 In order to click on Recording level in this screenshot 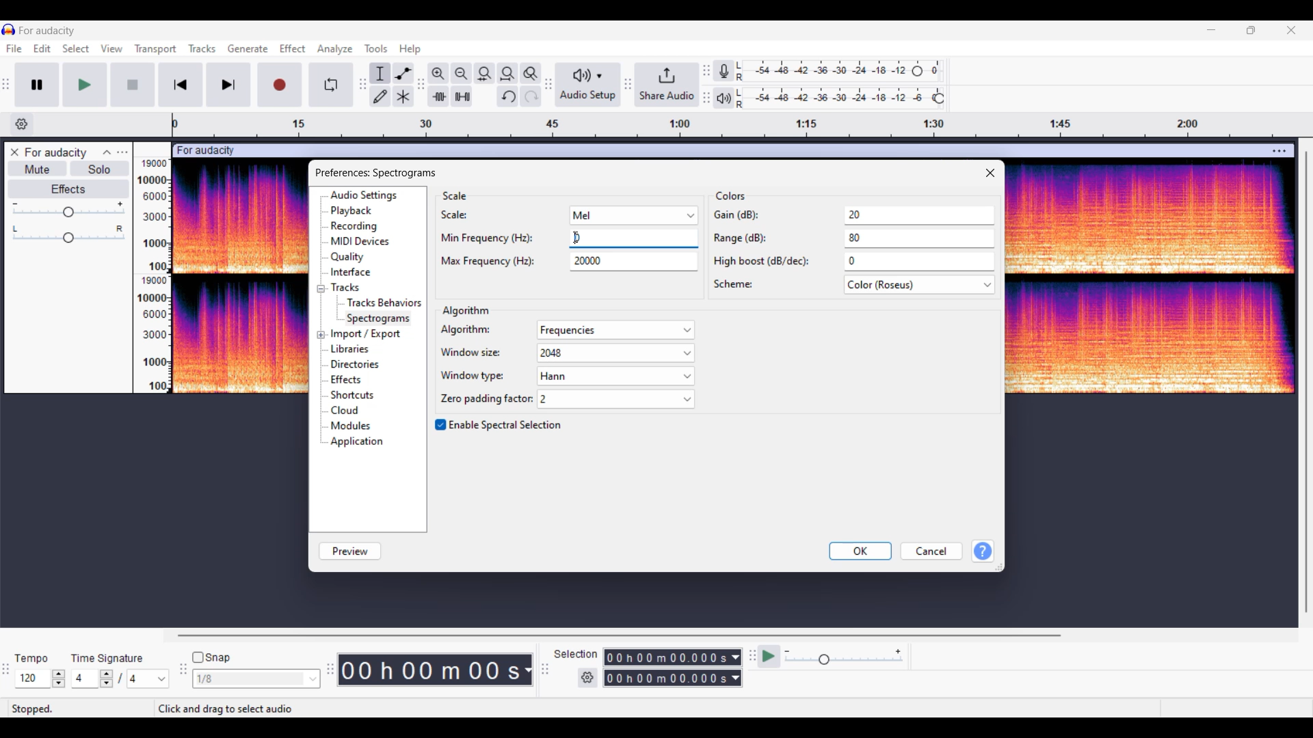, I will do `click(838, 71)`.